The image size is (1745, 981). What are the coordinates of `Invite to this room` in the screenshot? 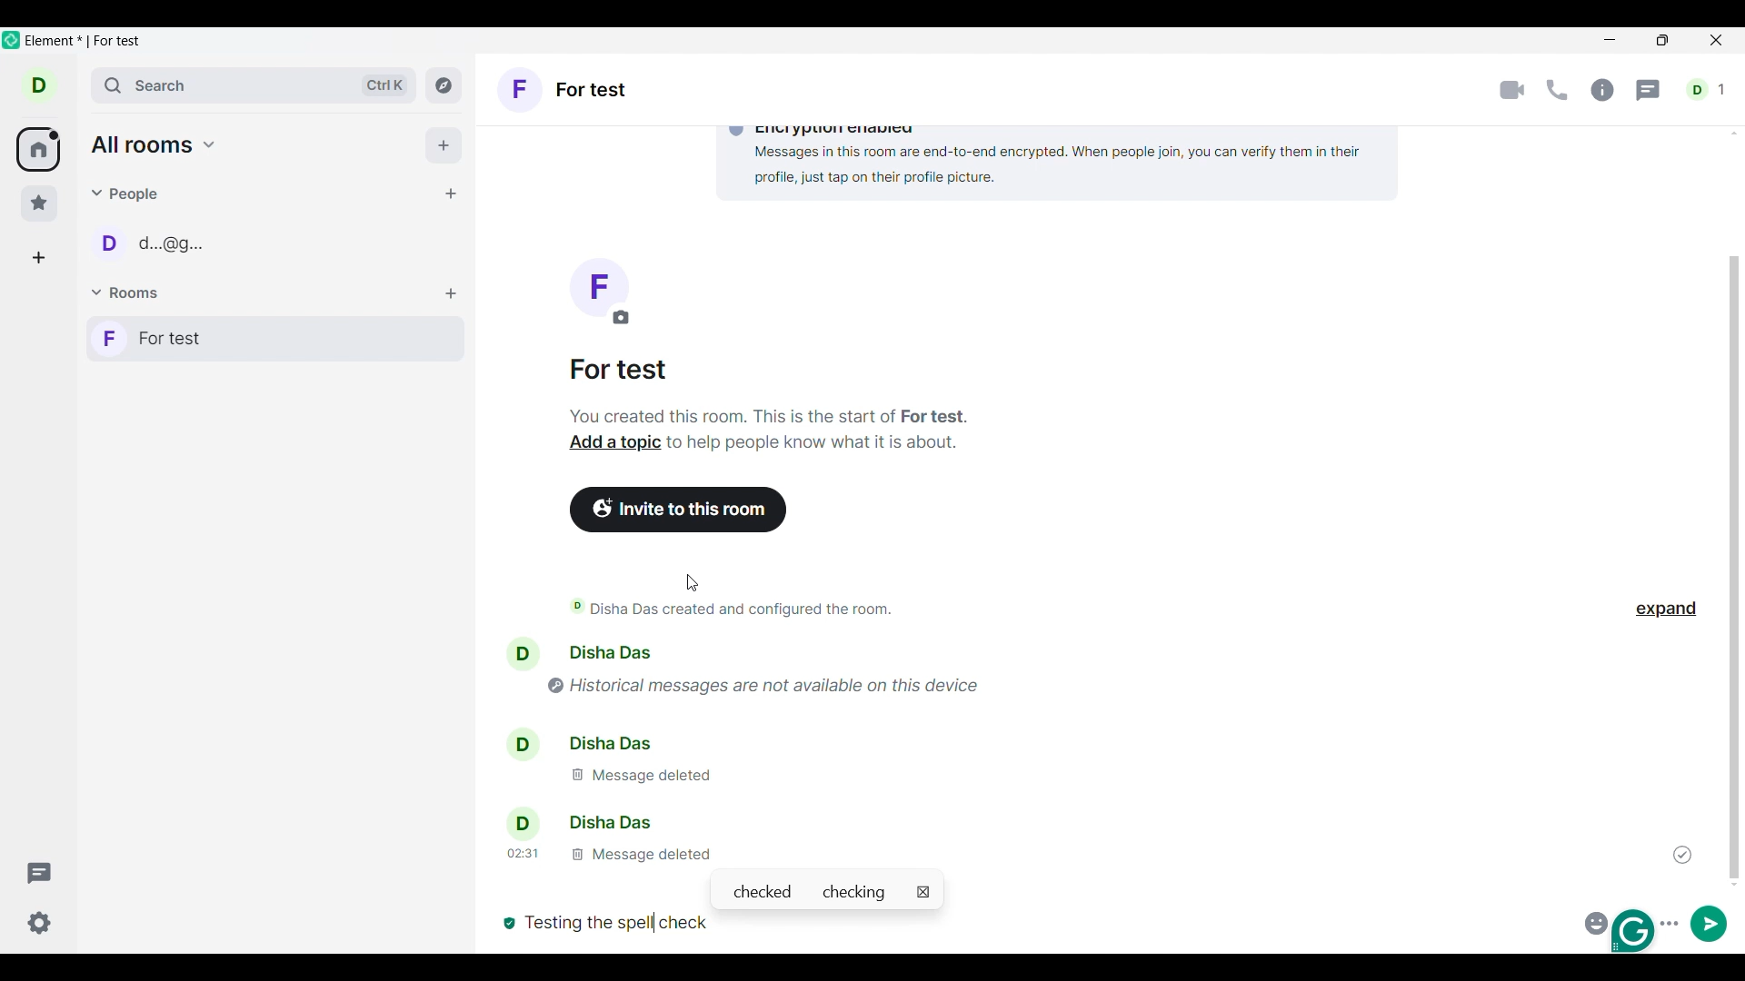 It's located at (680, 510).